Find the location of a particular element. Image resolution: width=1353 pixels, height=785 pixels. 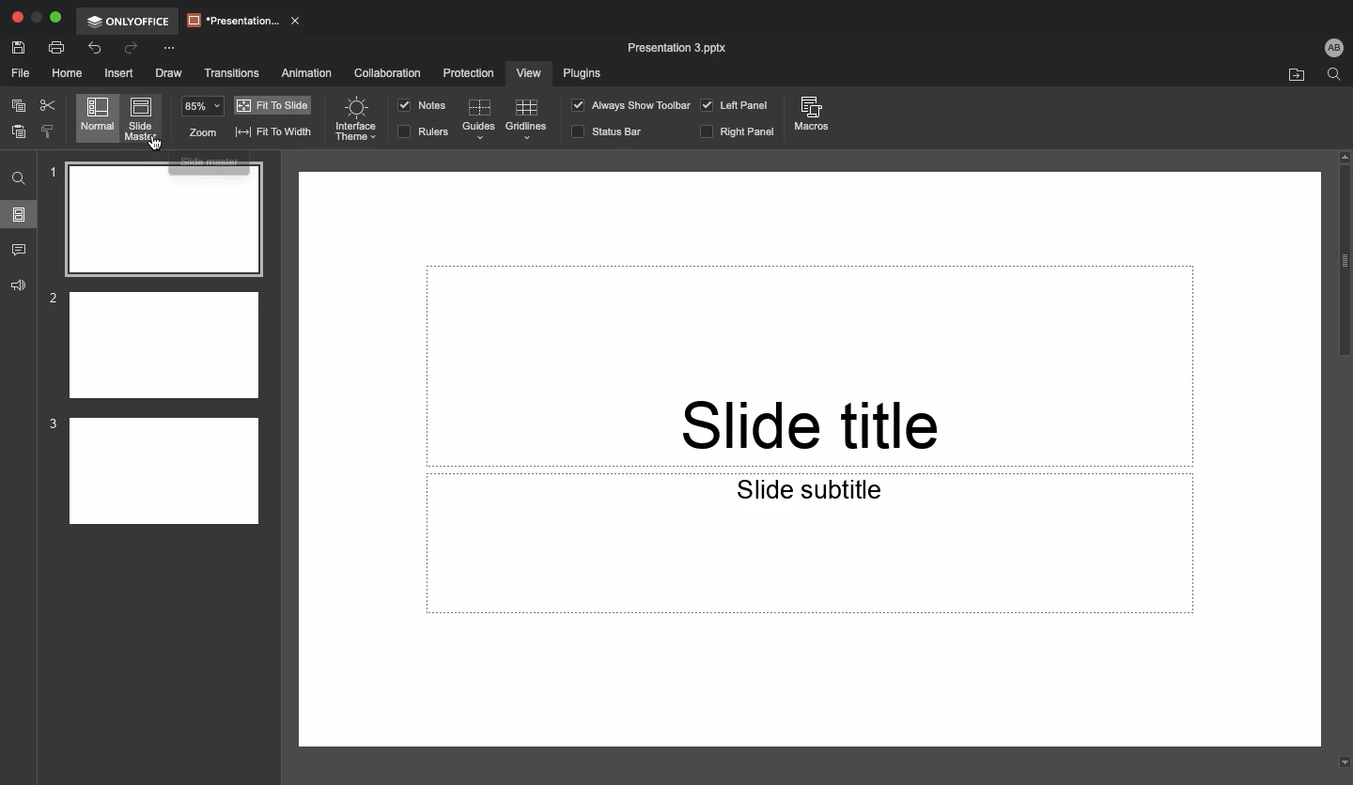

Find is located at coordinates (1334, 74).